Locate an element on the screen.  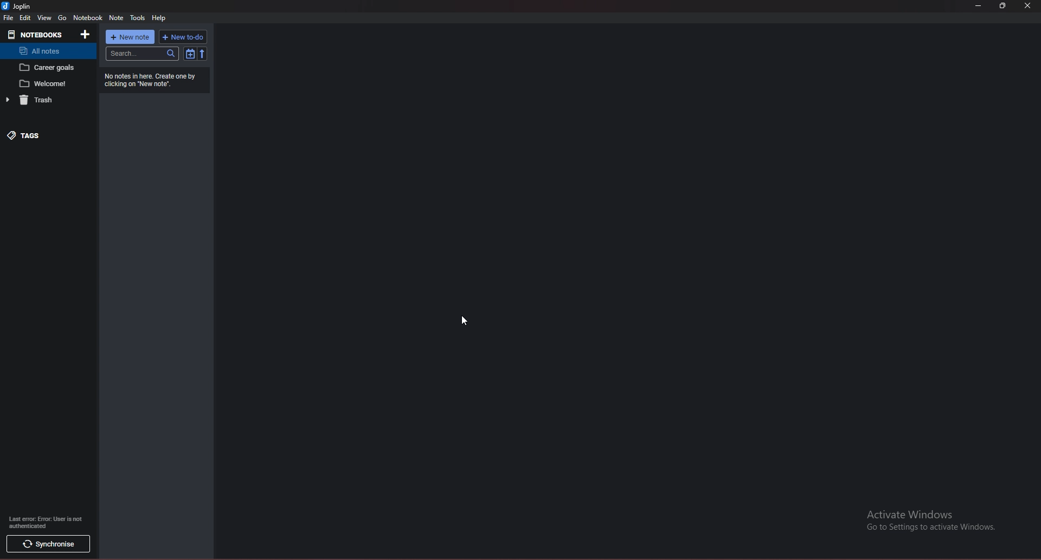
info is located at coordinates (44, 522).